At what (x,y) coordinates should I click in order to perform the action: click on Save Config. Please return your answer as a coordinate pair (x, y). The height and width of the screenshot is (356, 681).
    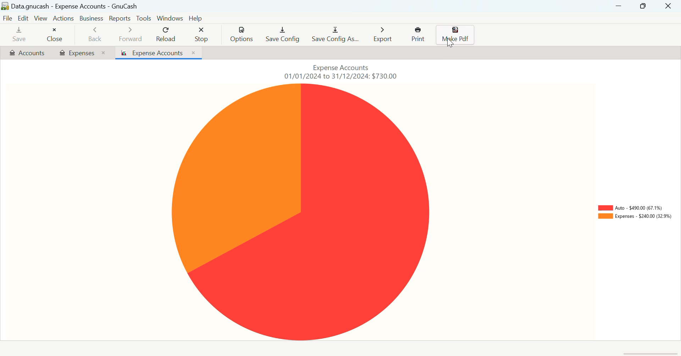
    Looking at the image, I should click on (283, 35).